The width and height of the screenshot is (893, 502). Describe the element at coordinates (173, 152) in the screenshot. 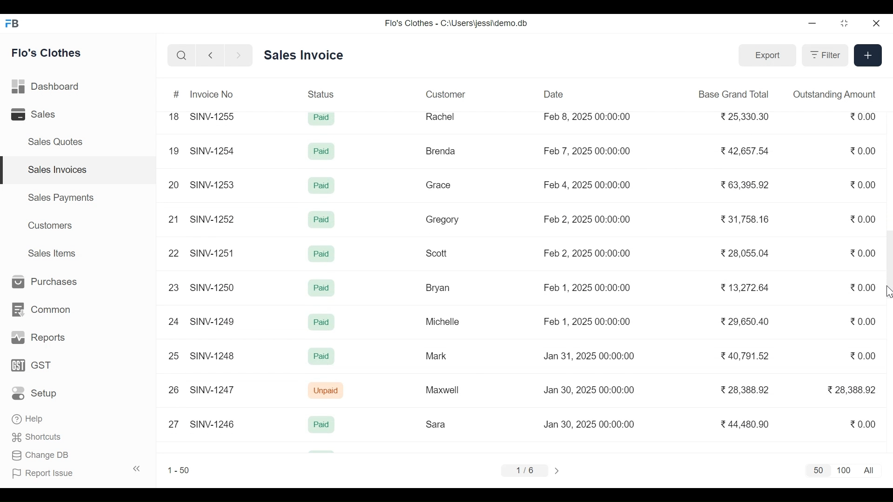

I see `19` at that location.